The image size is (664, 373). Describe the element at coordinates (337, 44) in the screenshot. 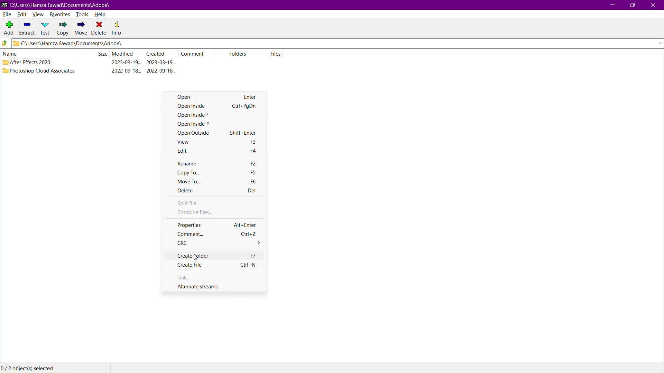

I see `Address Bar` at that location.